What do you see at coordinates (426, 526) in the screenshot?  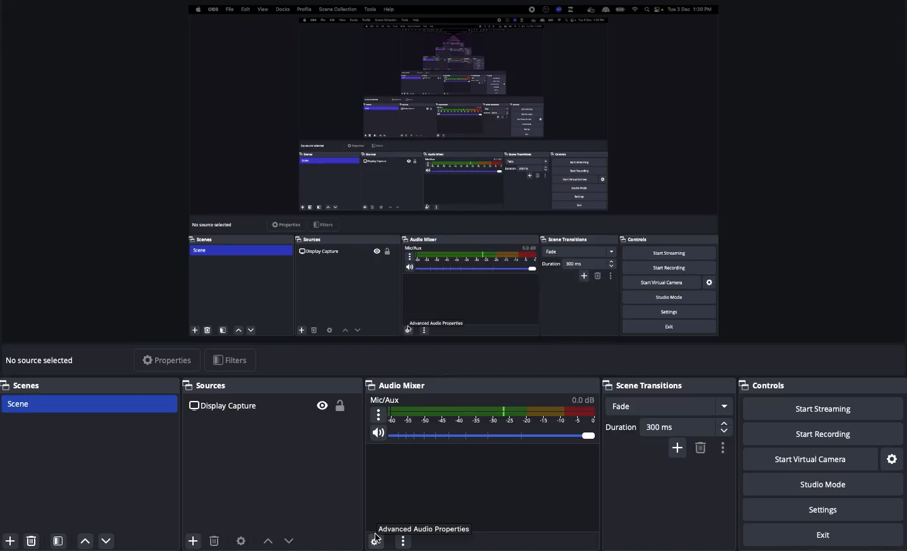 I see `Advanced audio properties` at bounding box center [426, 526].